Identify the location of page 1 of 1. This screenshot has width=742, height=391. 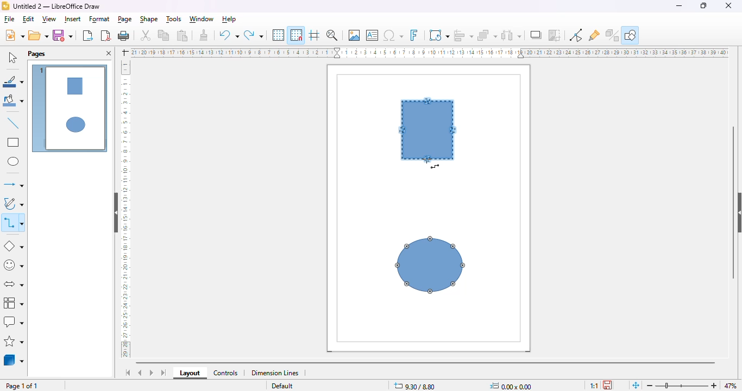
(22, 386).